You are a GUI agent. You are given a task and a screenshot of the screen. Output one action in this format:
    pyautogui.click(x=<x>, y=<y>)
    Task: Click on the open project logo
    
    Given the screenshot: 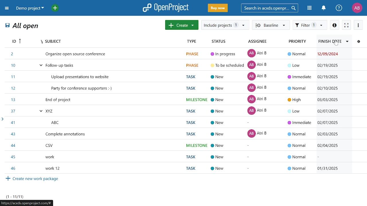 What is the action you would take?
    pyautogui.click(x=166, y=7)
    